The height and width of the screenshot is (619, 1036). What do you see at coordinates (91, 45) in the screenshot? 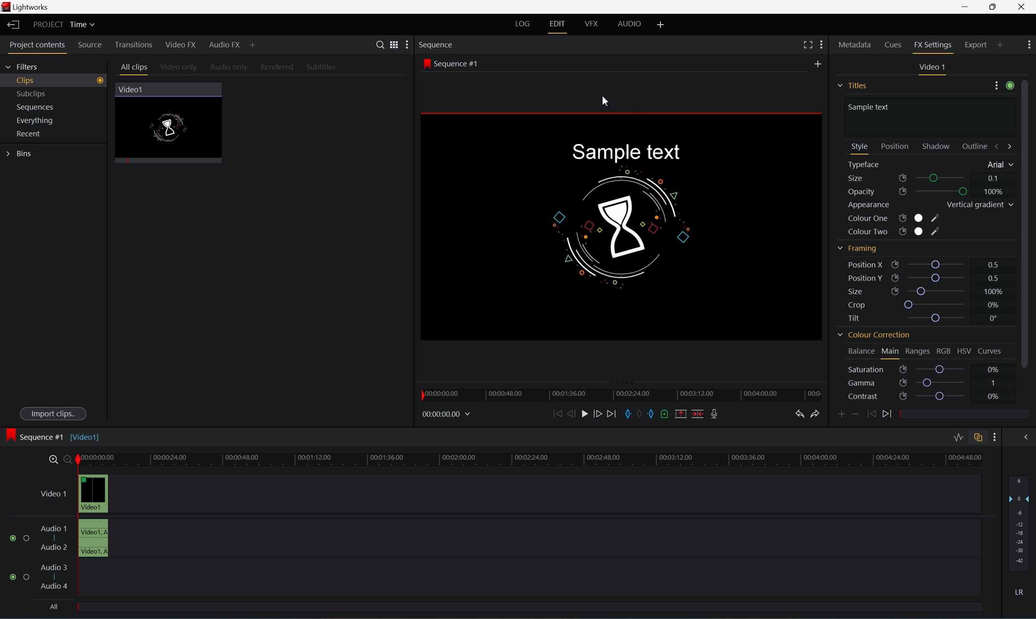
I see `source` at bounding box center [91, 45].